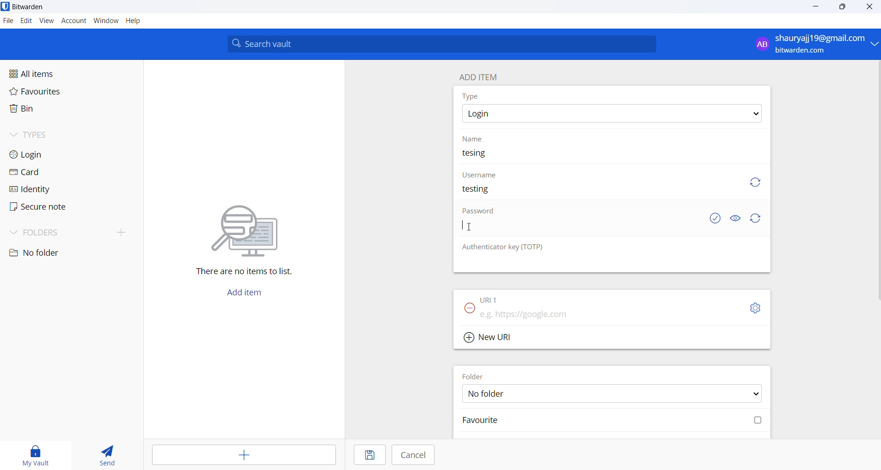 This screenshot has width=881, height=470. I want to click on Add item, so click(244, 295).